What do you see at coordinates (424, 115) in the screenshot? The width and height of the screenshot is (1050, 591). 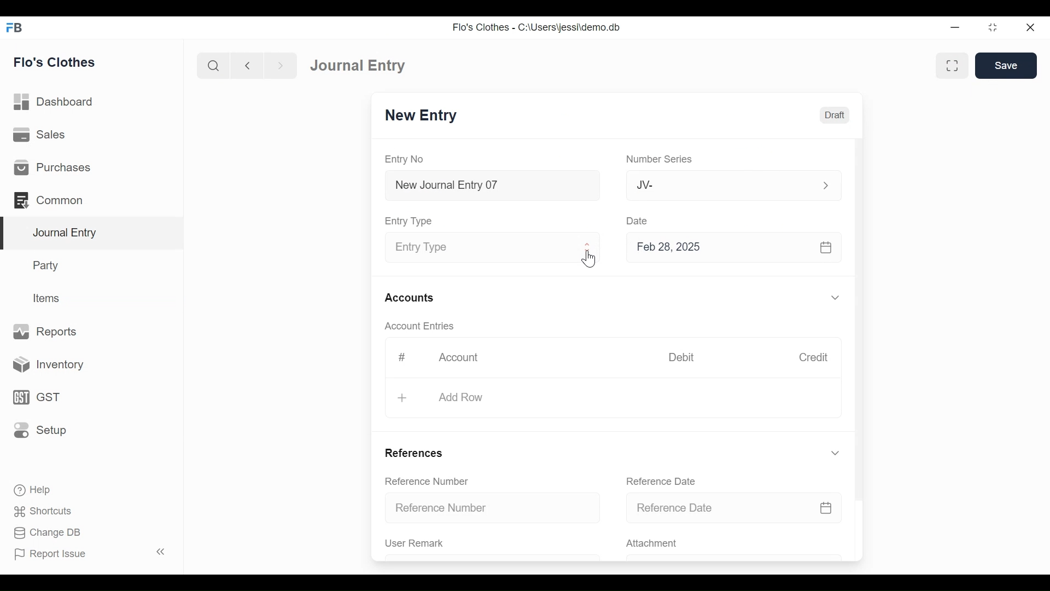 I see `New Entry` at bounding box center [424, 115].